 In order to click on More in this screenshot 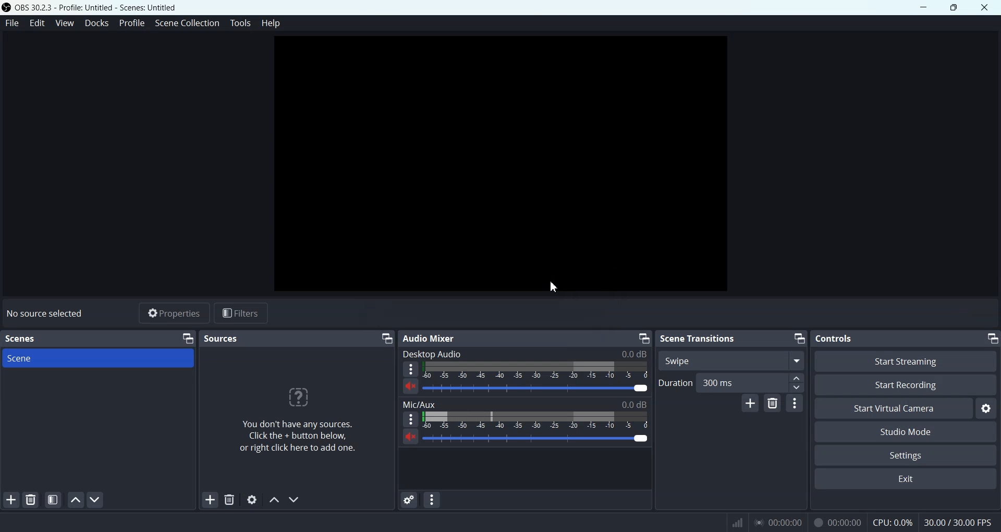, I will do `click(411, 419)`.